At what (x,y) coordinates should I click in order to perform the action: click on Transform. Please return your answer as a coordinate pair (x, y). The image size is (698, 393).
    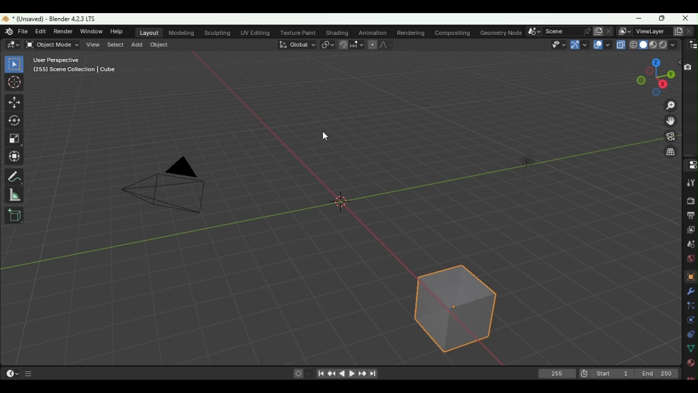
    Looking at the image, I should click on (19, 158).